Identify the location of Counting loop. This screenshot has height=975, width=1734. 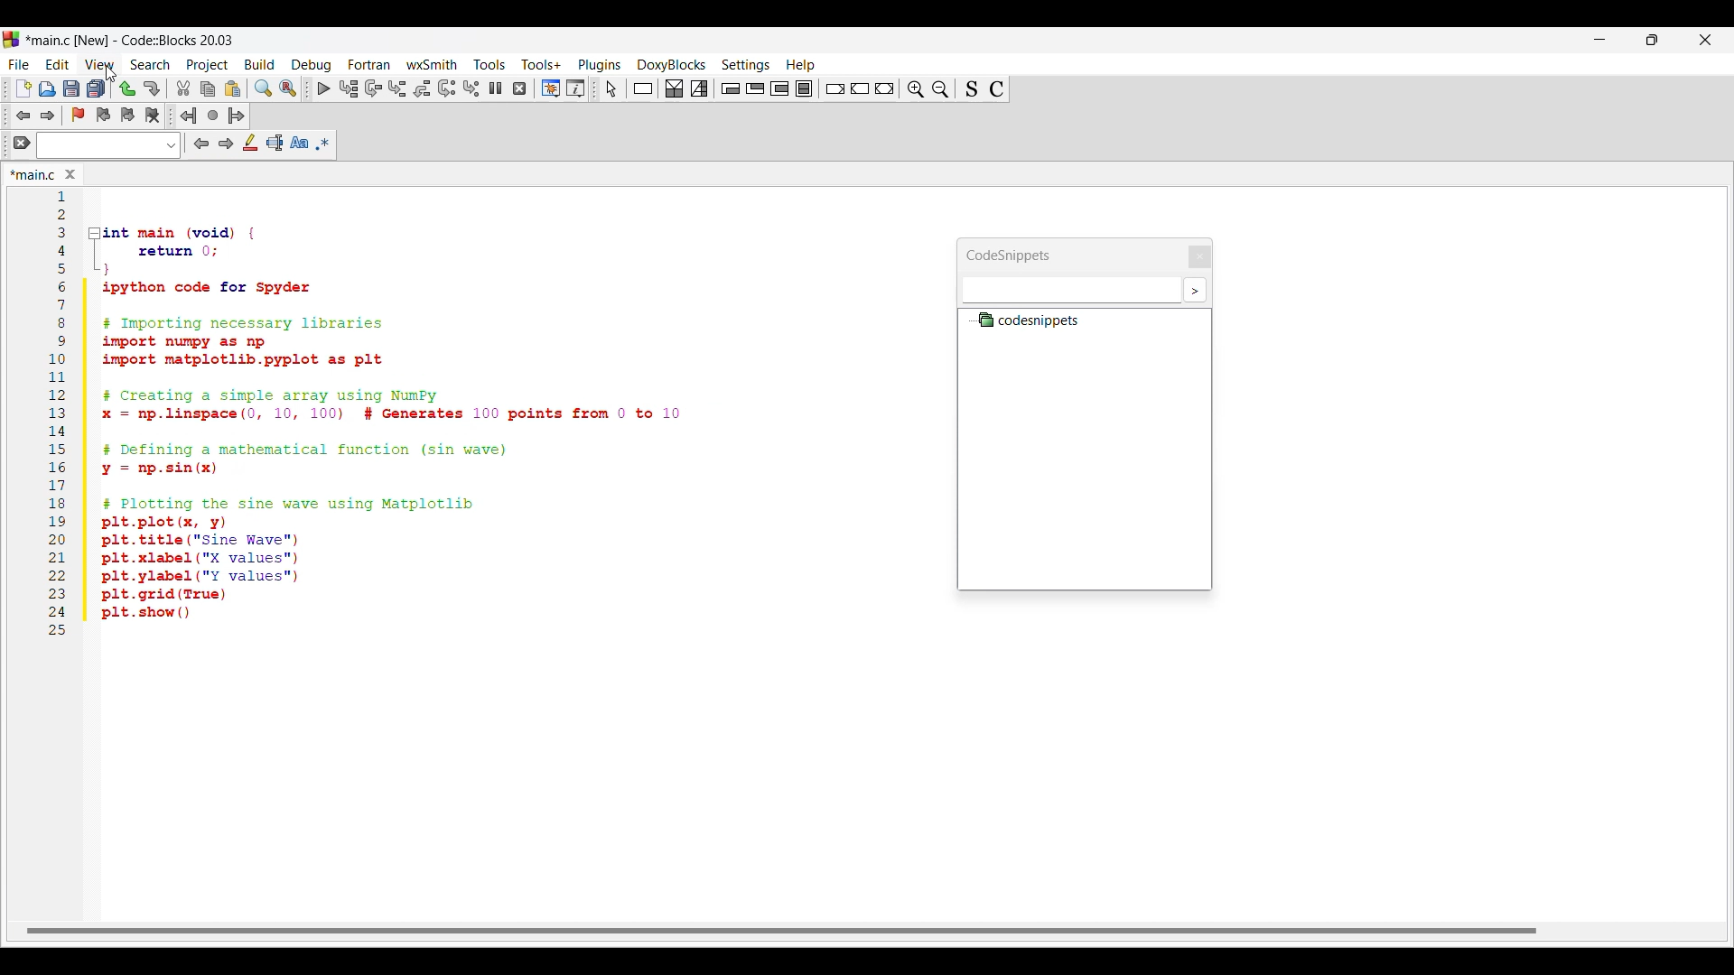
(779, 88).